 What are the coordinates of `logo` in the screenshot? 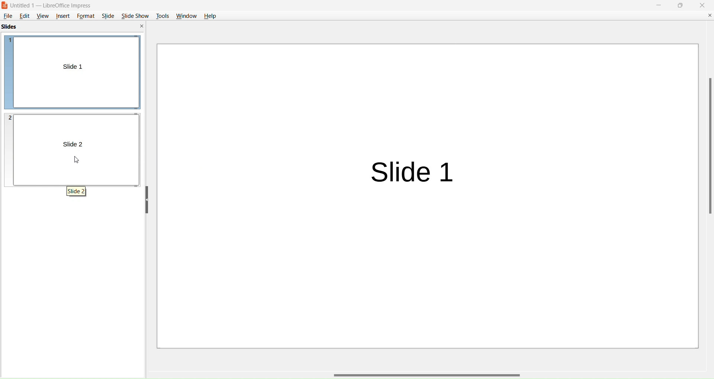 It's located at (6, 5).